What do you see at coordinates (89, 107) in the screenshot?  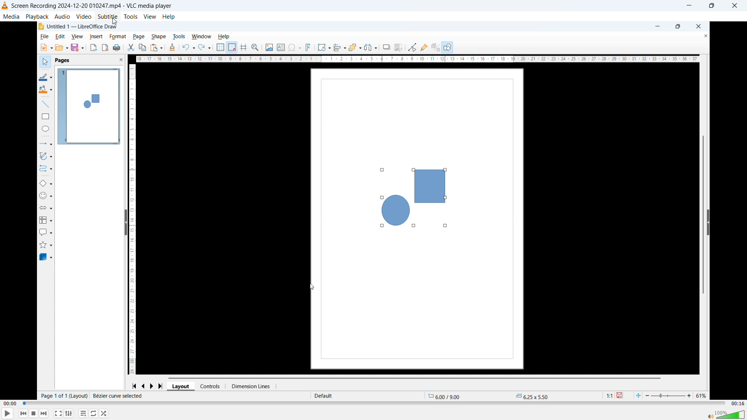 I see `page preview` at bounding box center [89, 107].